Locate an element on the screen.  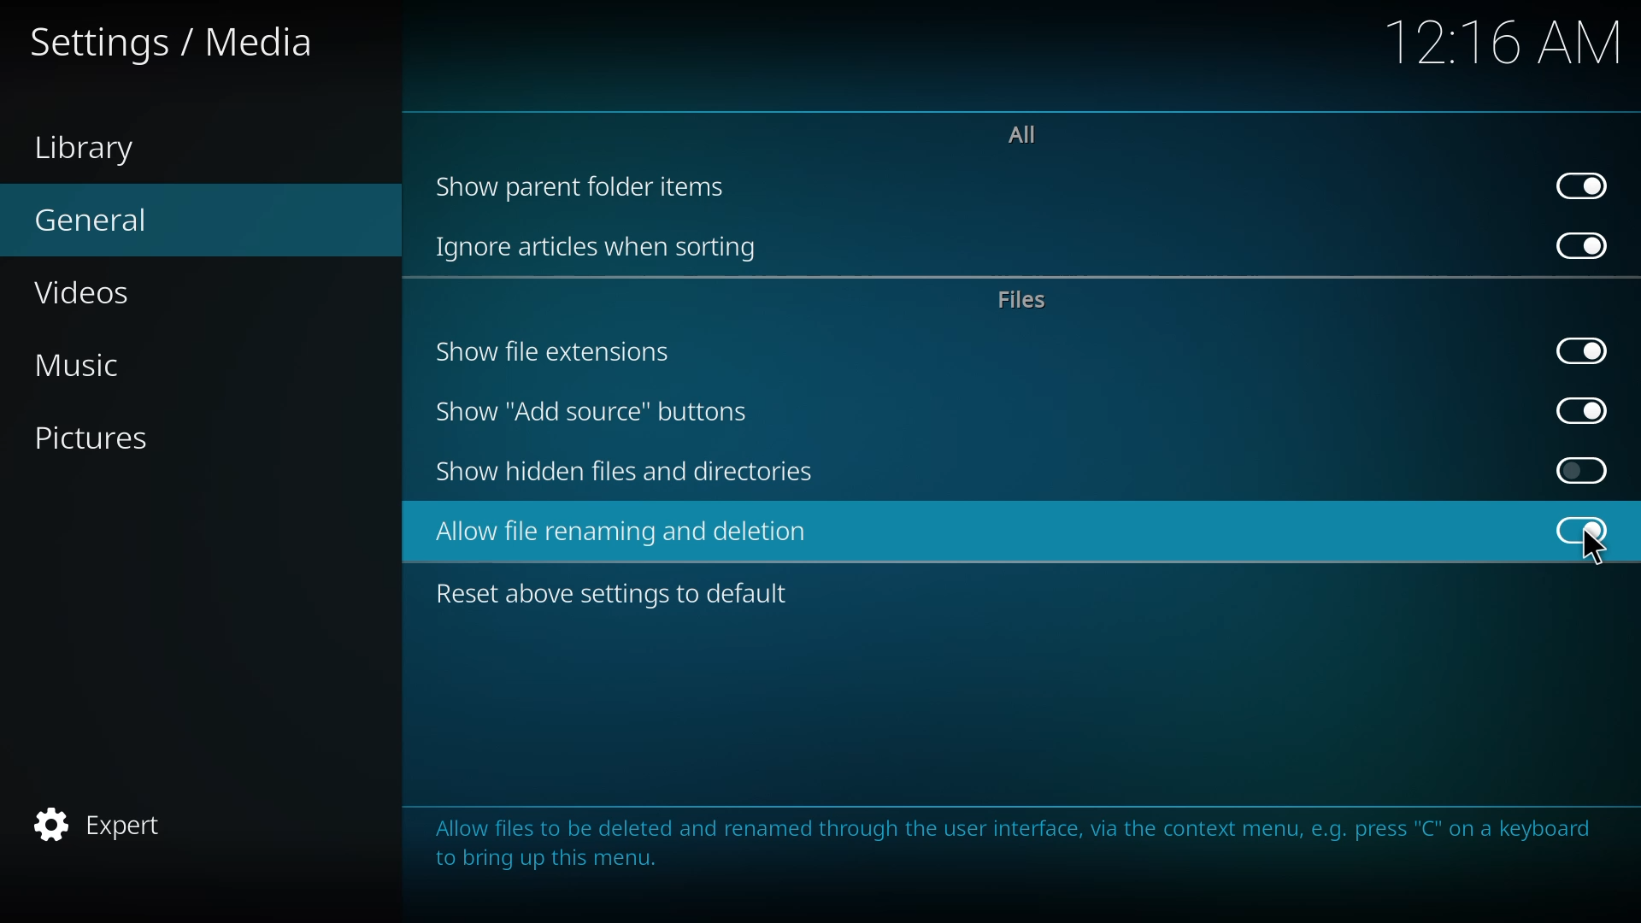
show file extensions is located at coordinates (555, 351).